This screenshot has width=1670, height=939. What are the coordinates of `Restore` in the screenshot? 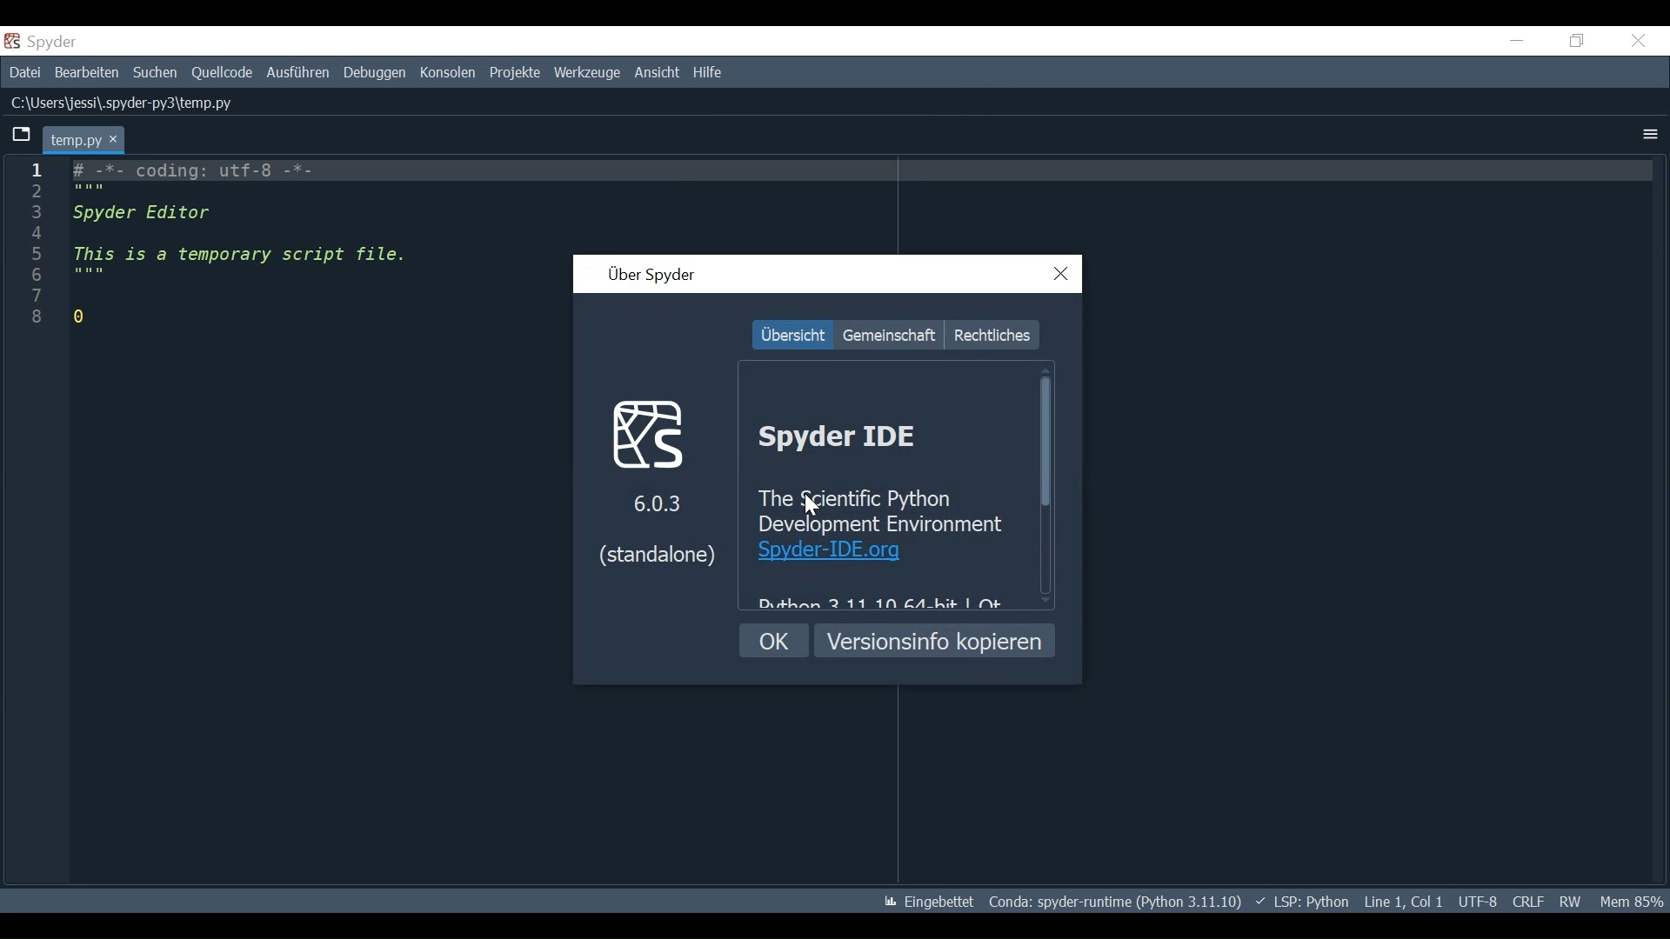 It's located at (1579, 42).